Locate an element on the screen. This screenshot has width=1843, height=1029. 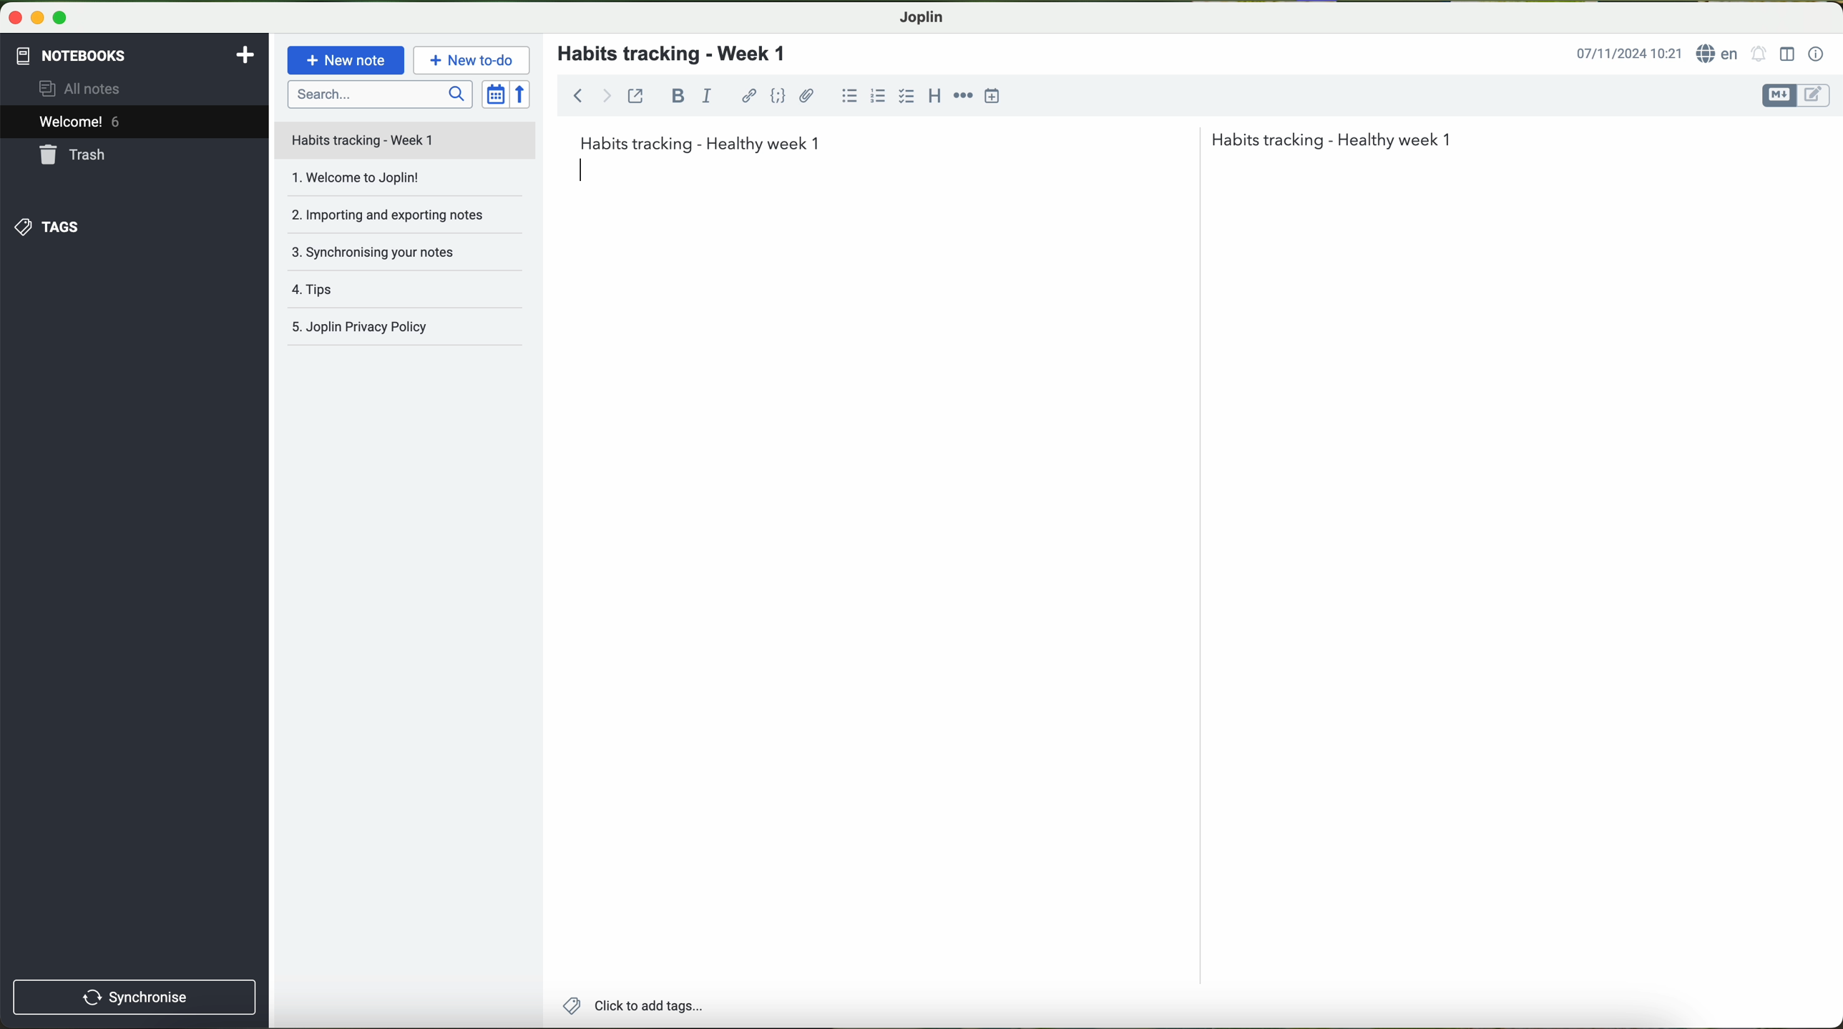
new to-do button is located at coordinates (471, 59).